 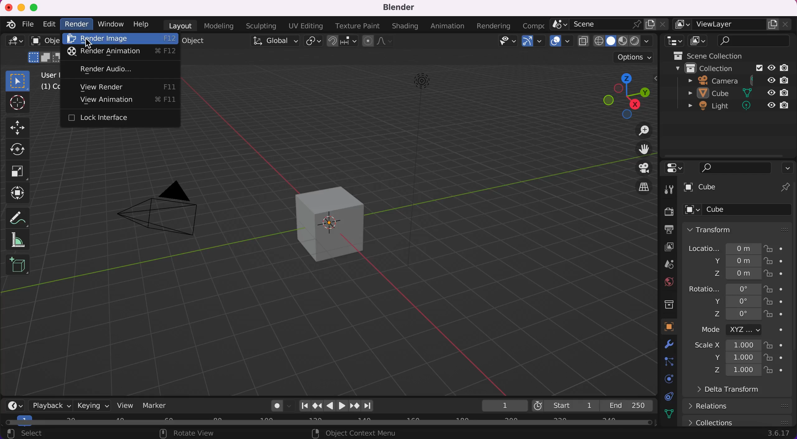 What do you see at coordinates (643, 186) in the screenshot?
I see `switch the current view` at bounding box center [643, 186].